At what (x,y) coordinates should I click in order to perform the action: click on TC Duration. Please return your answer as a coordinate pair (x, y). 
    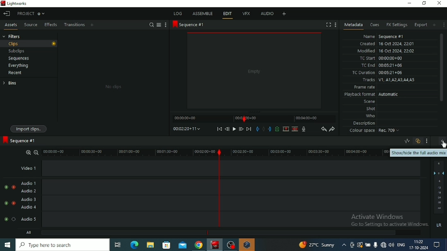
    Looking at the image, I should click on (378, 73).